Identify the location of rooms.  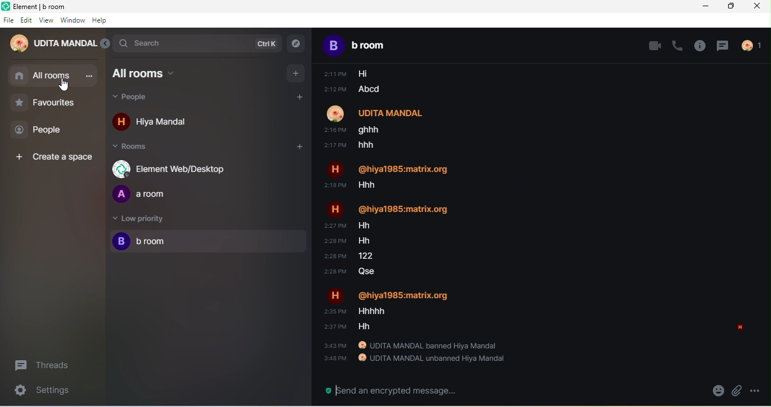
(135, 148).